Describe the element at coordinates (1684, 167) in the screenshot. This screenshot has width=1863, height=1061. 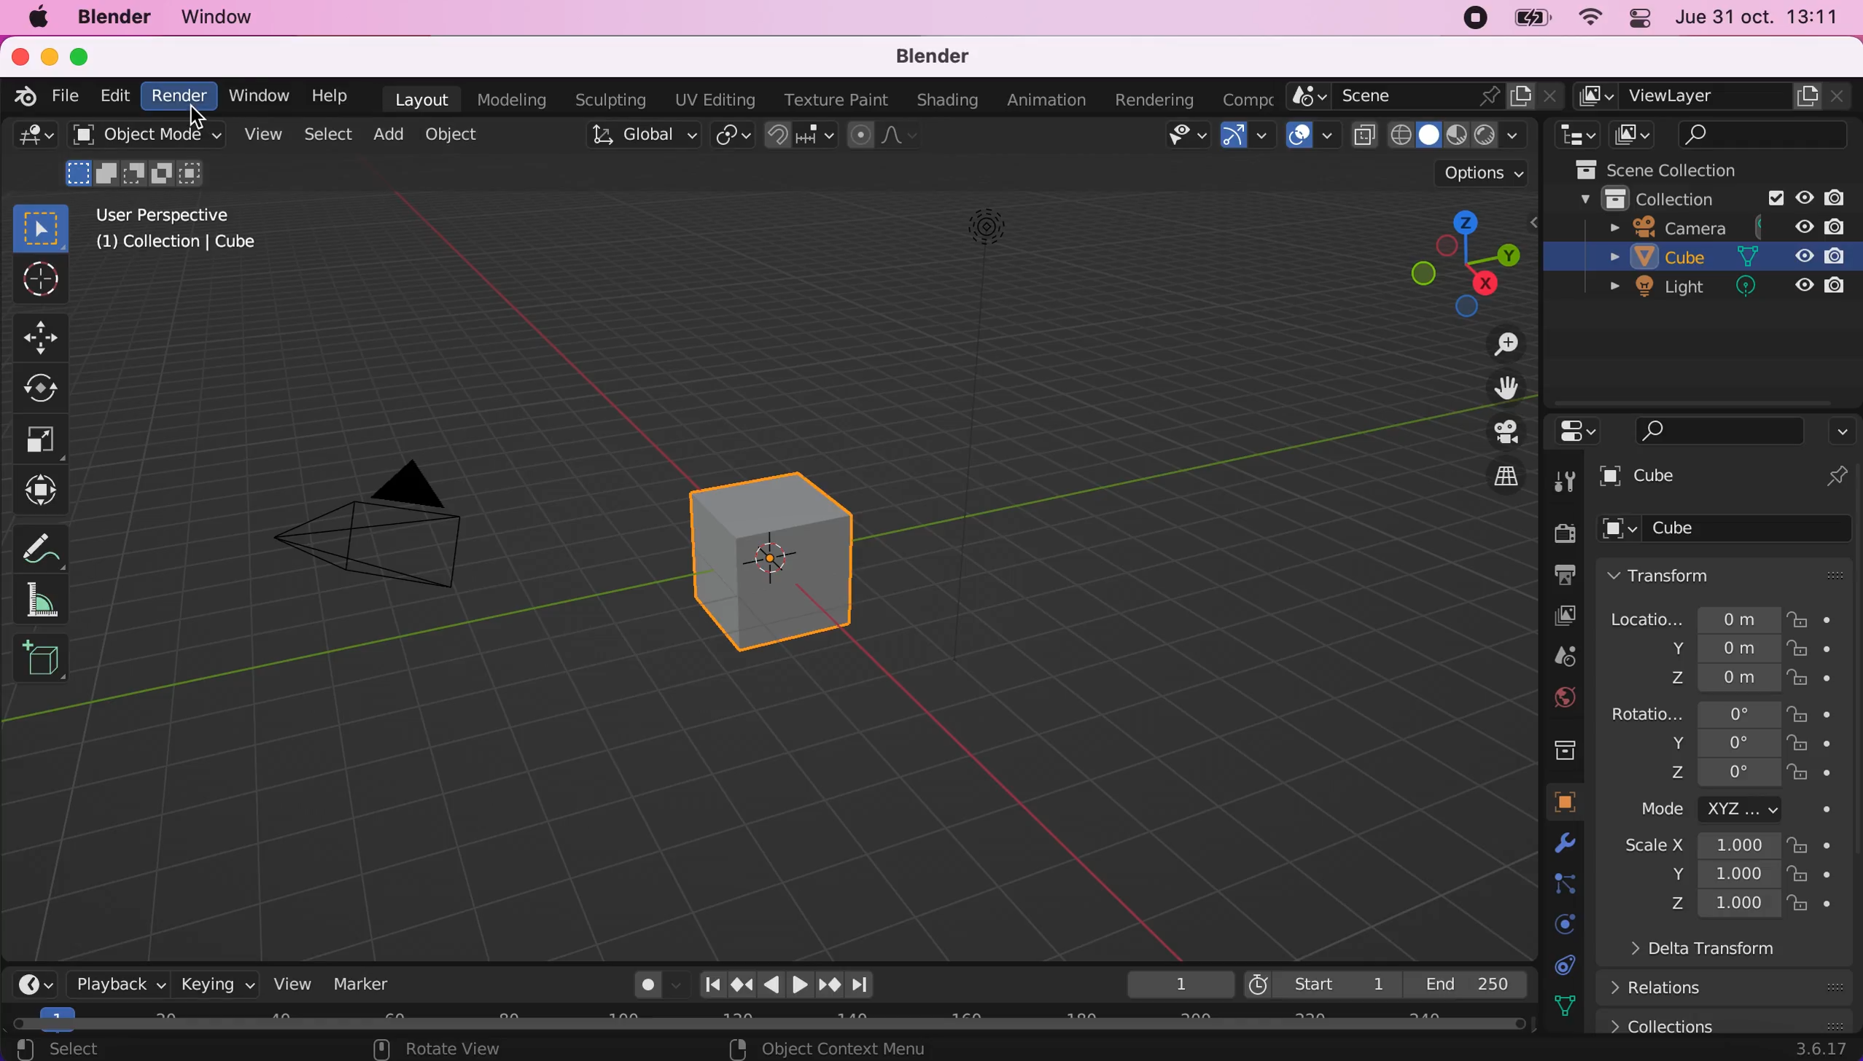
I see `scene collections` at that location.